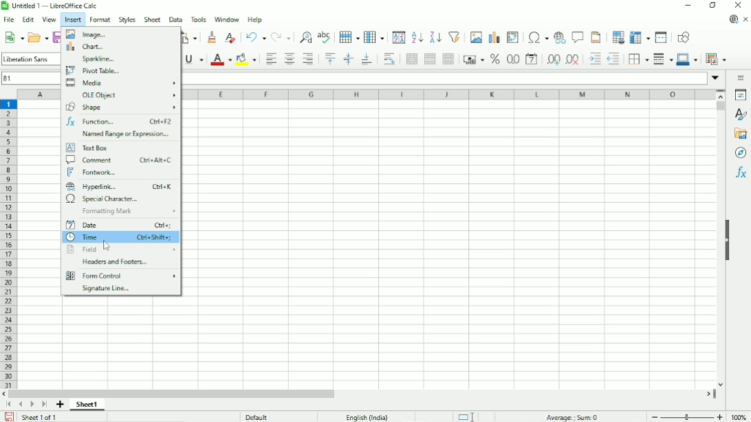  Describe the element at coordinates (87, 405) in the screenshot. I see `Sheet number` at that location.